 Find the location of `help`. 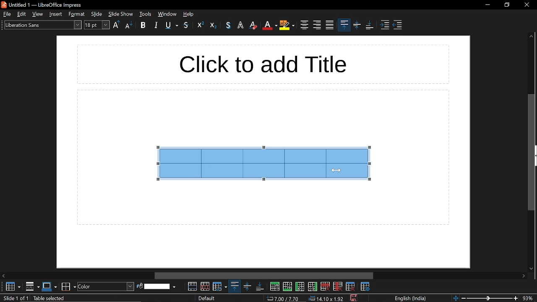

help is located at coordinates (189, 14).